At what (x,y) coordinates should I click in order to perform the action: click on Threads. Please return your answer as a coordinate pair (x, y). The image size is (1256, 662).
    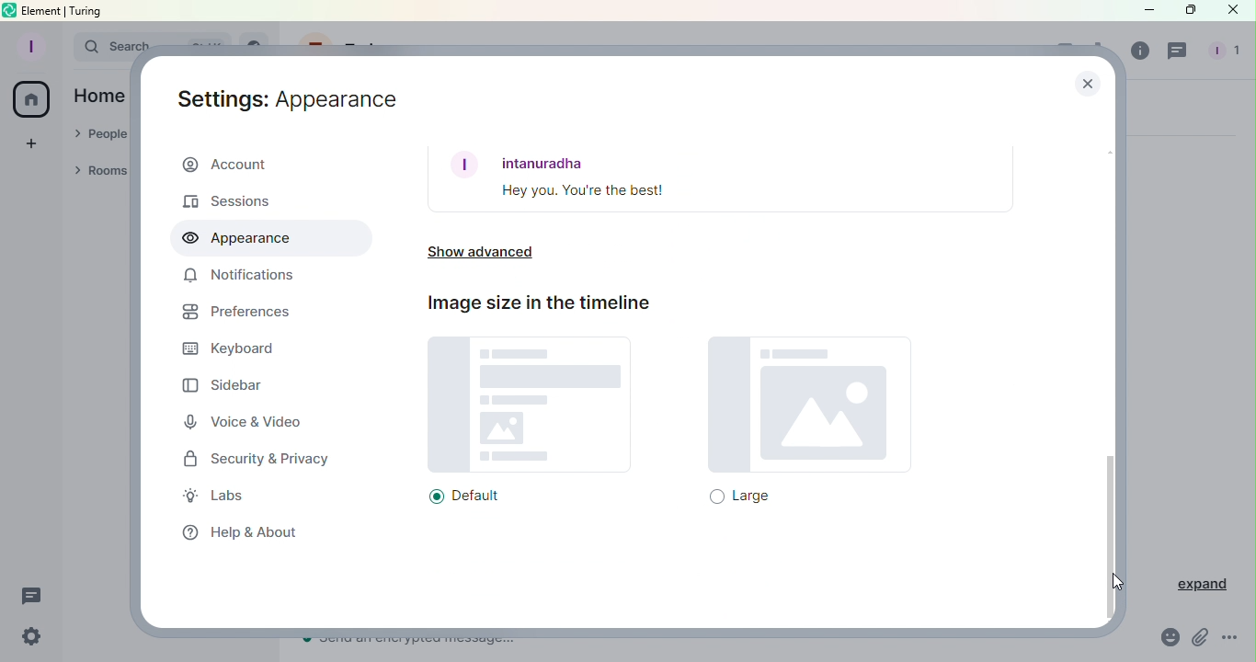
    Looking at the image, I should click on (32, 597).